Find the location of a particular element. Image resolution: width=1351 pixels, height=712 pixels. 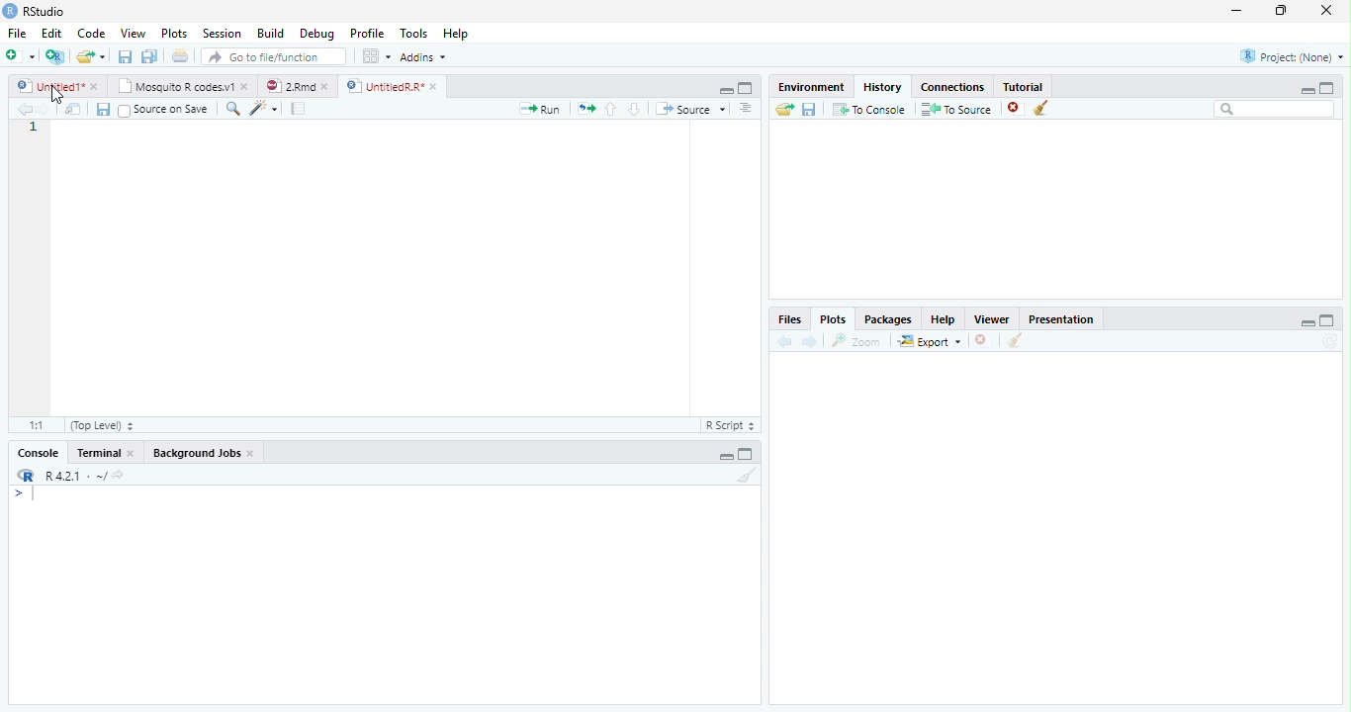

Plots is located at coordinates (173, 33).